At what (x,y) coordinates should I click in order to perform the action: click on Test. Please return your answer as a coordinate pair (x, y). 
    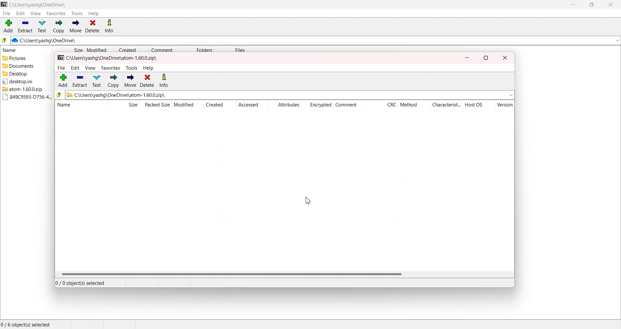
    Looking at the image, I should click on (42, 26).